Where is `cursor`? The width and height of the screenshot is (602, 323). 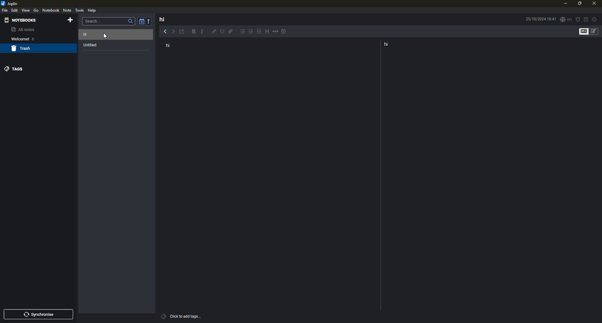 cursor is located at coordinates (105, 36).